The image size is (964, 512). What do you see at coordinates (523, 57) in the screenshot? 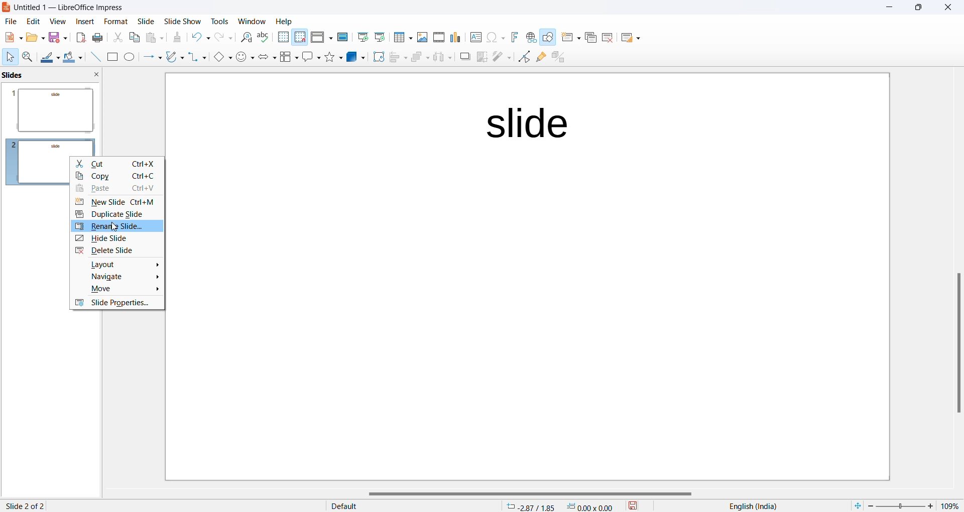
I see `Toggle end point edit mode` at bounding box center [523, 57].